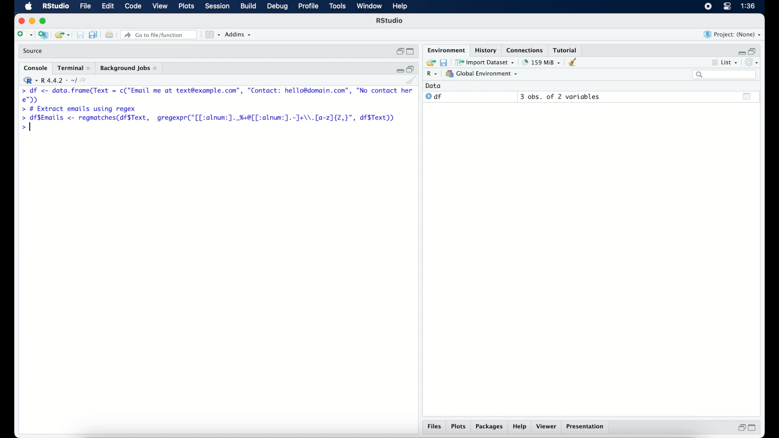 The height and width of the screenshot is (438, 779). I want to click on minimize, so click(742, 51).